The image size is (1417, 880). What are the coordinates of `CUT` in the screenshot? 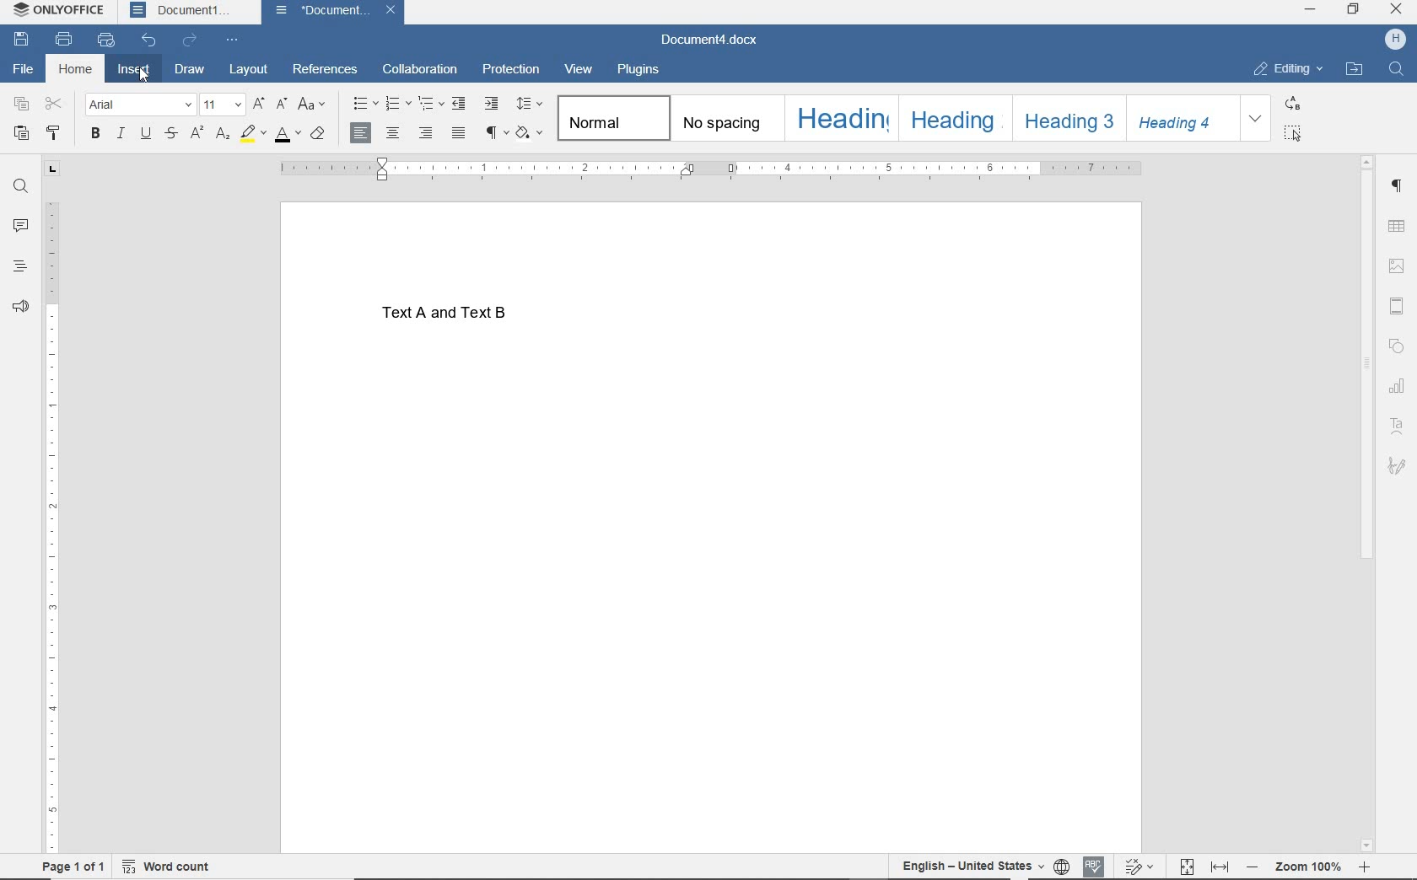 It's located at (55, 105).